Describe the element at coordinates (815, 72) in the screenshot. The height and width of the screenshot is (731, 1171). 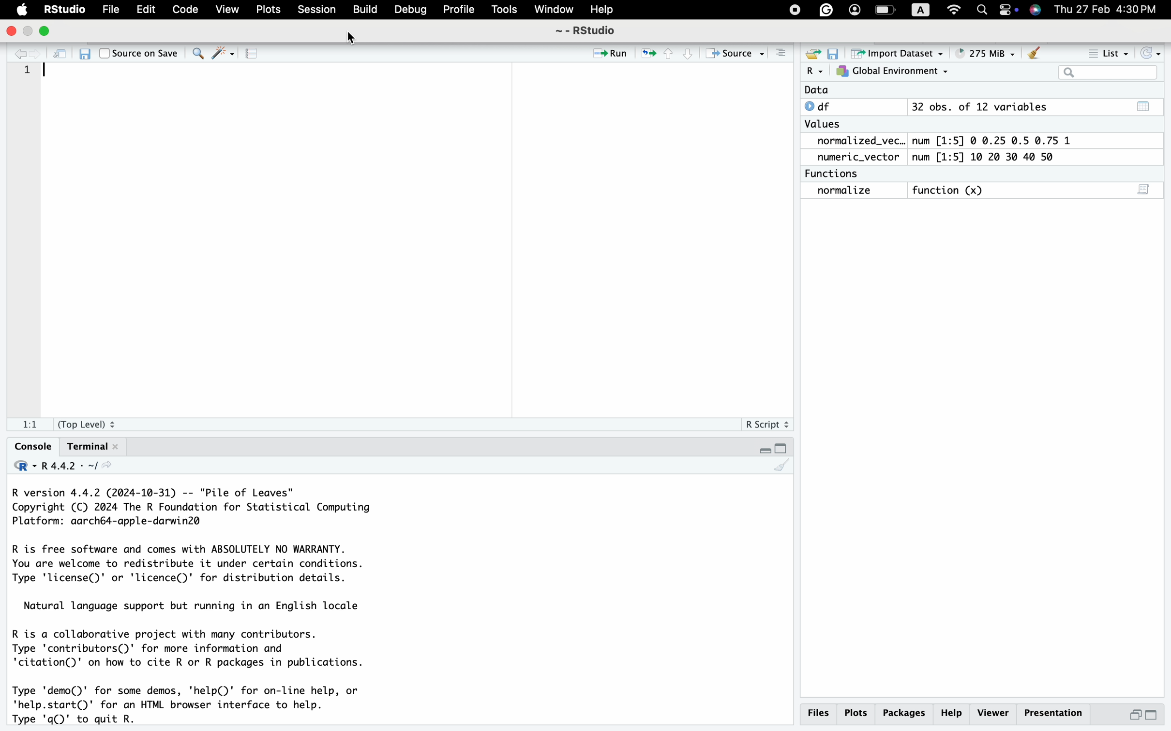
I see `select language` at that location.